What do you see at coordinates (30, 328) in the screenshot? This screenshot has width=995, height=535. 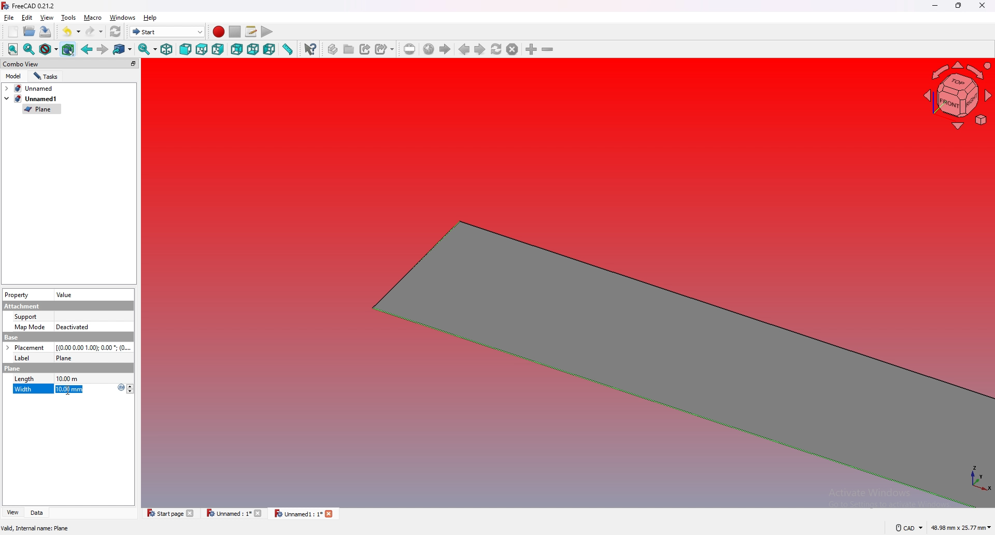 I see `Map mode` at bounding box center [30, 328].